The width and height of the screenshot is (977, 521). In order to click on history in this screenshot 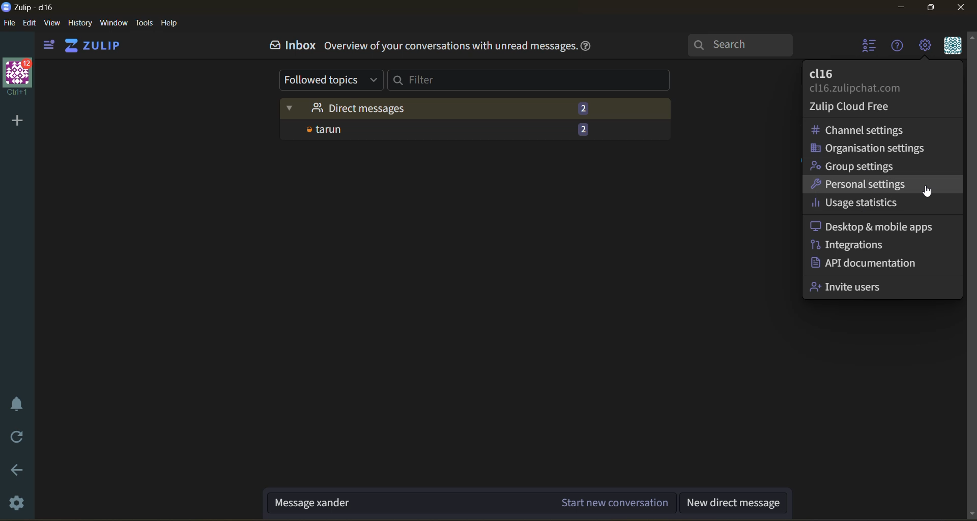, I will do `click(80, 24)`.